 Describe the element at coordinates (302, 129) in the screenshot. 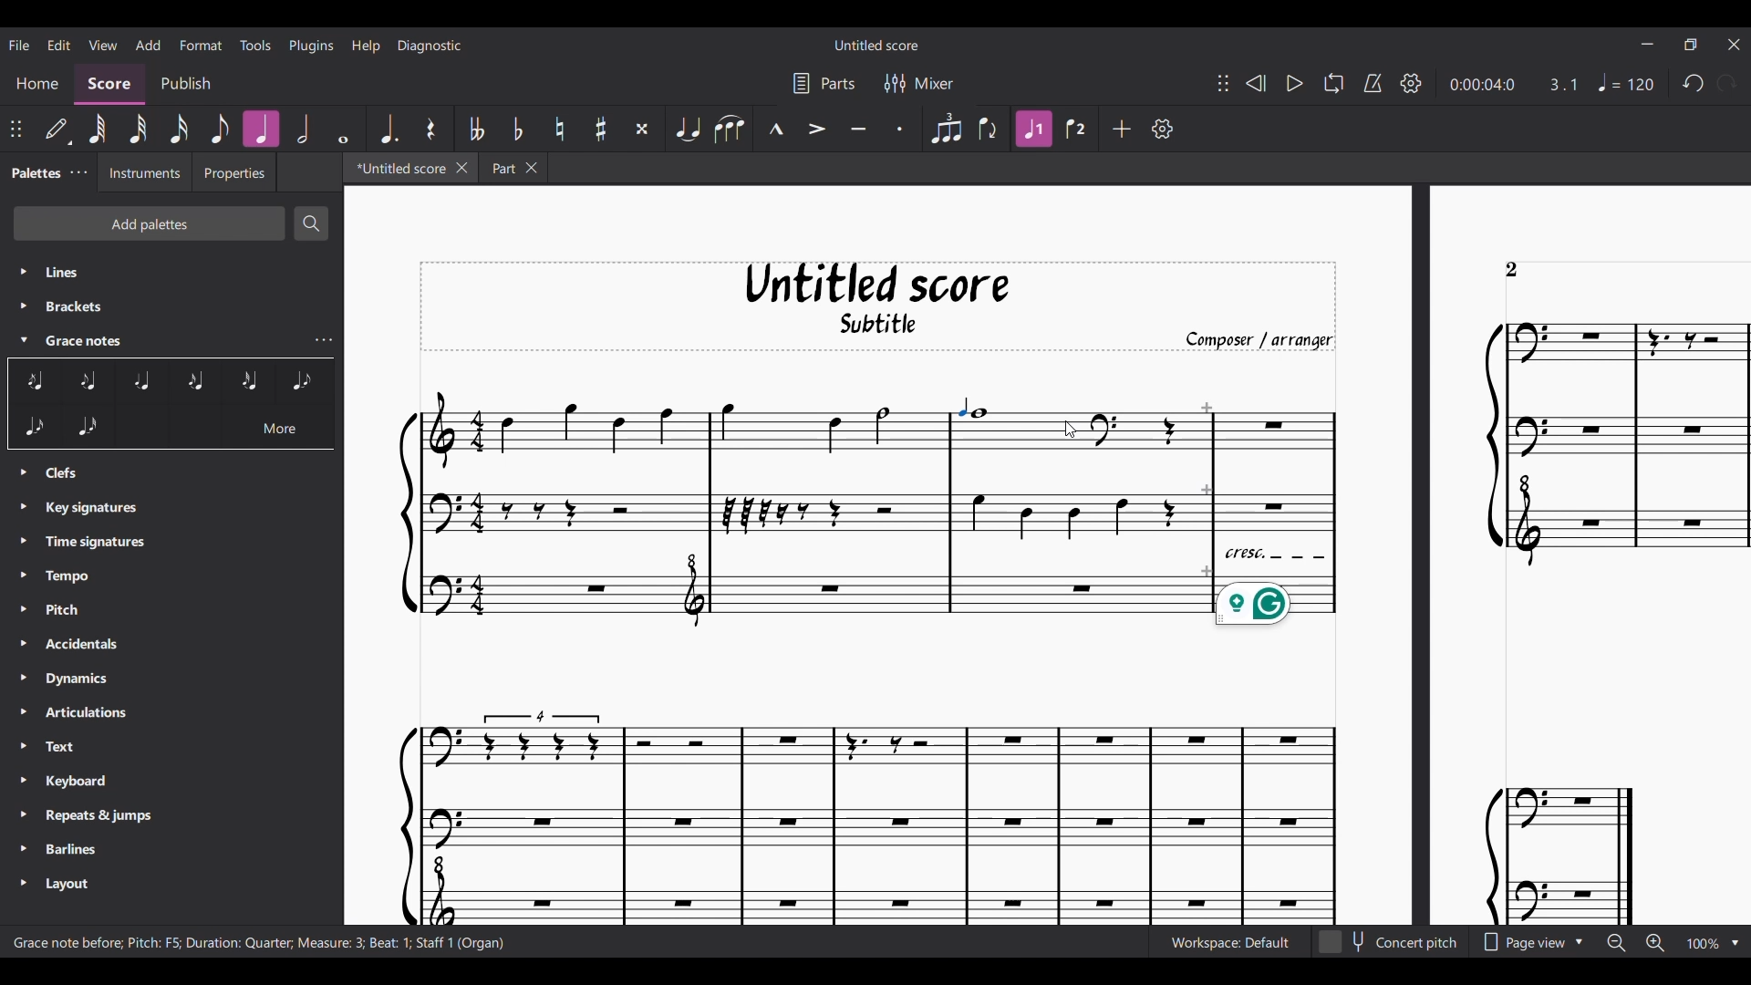

I see `Half note` at that location.